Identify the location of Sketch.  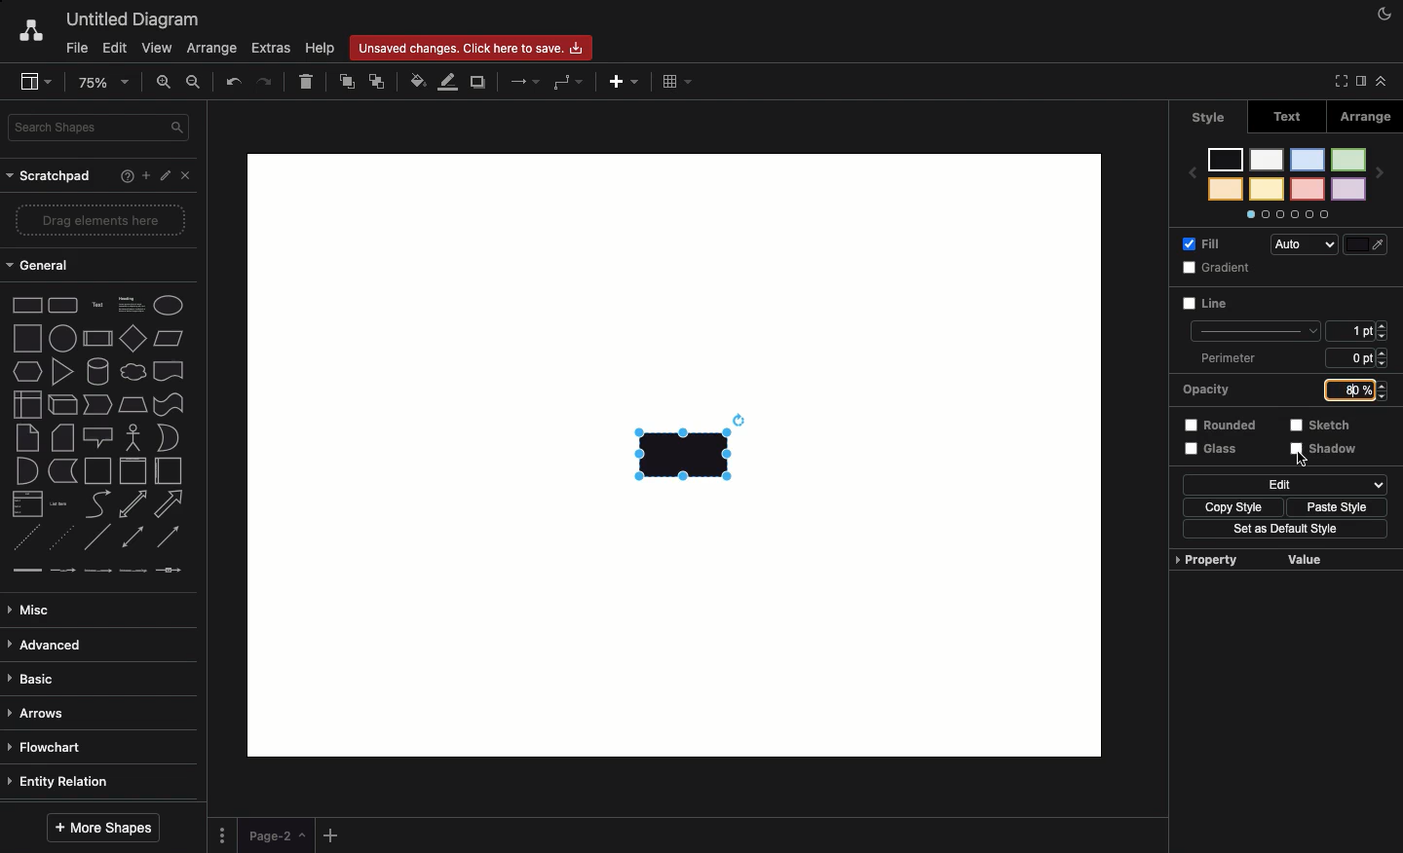
(1322, 425).